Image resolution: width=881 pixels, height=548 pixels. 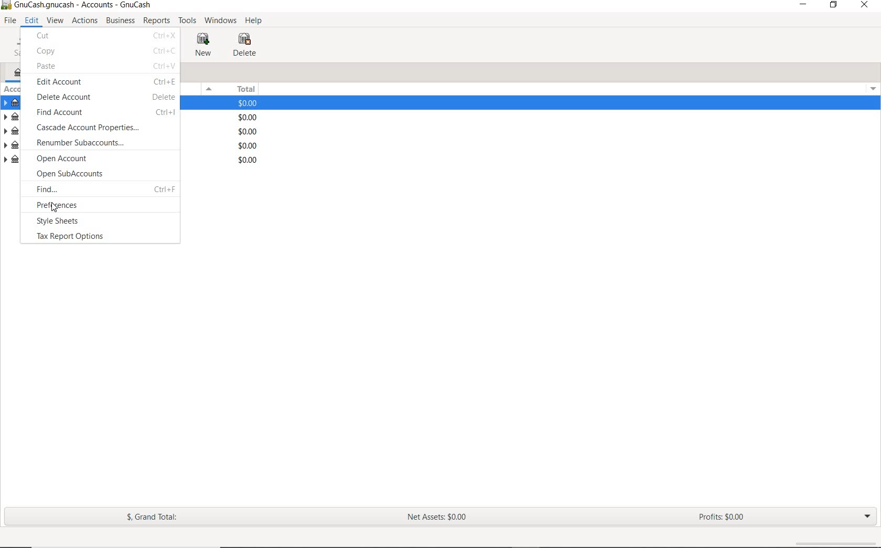 What do you see at coordinates (11, 20) in the screenshot?
I see `FILE` at bounding box center [11, 20].